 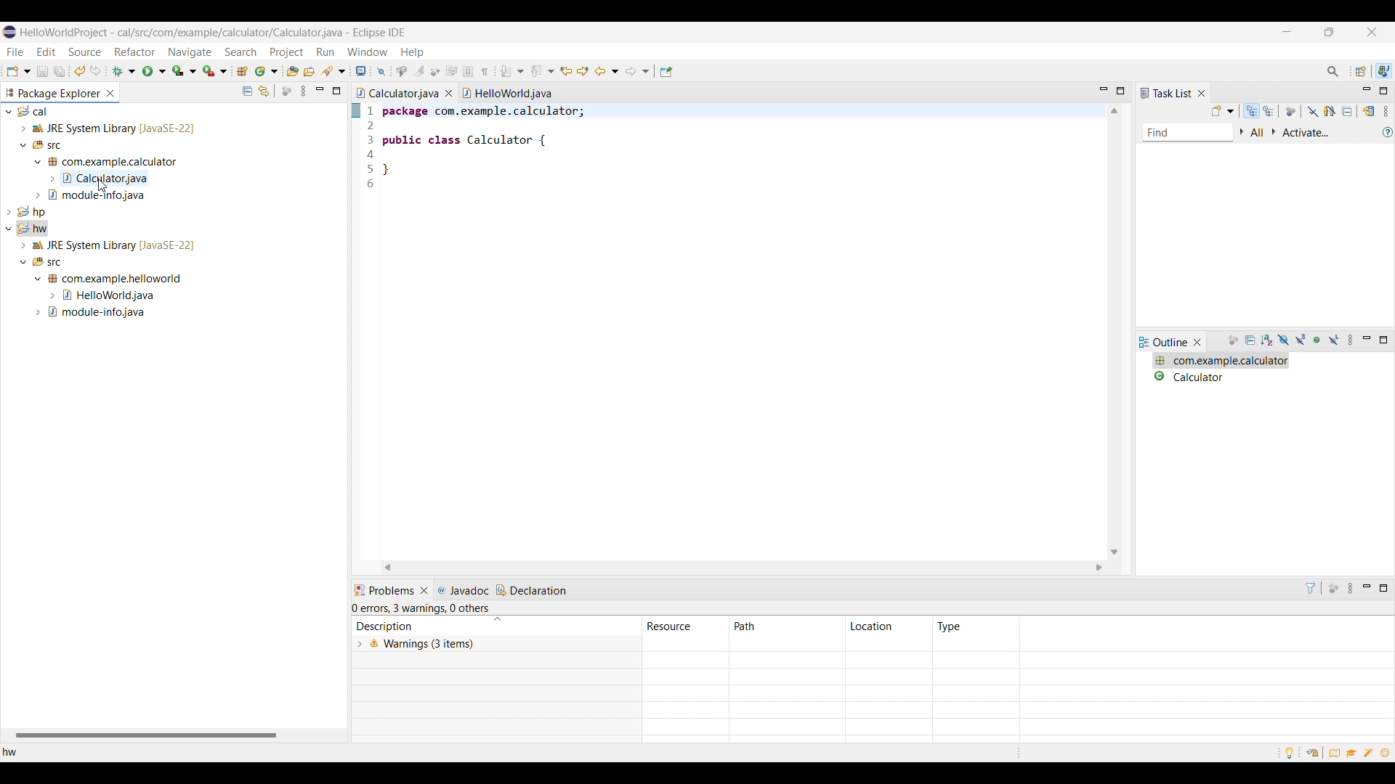 What do you see at coordinates (1330, 32) in the screenshot?
I see `Show interface in smaller tab` at bounding box center [1330, 32].